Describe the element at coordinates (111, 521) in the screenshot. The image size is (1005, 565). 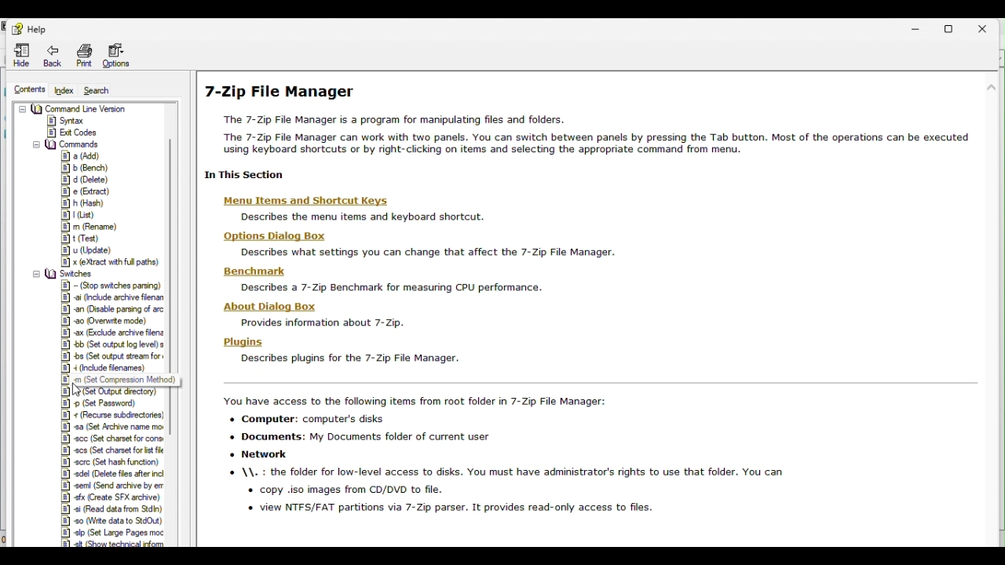
I see `so` at that location.